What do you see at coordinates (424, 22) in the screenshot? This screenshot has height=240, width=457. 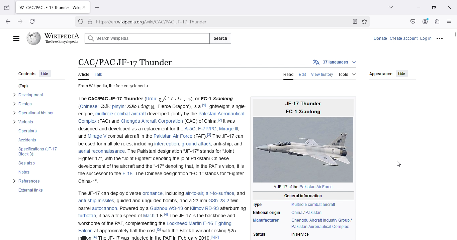 I see `Account` at bounding box center [424, 22].